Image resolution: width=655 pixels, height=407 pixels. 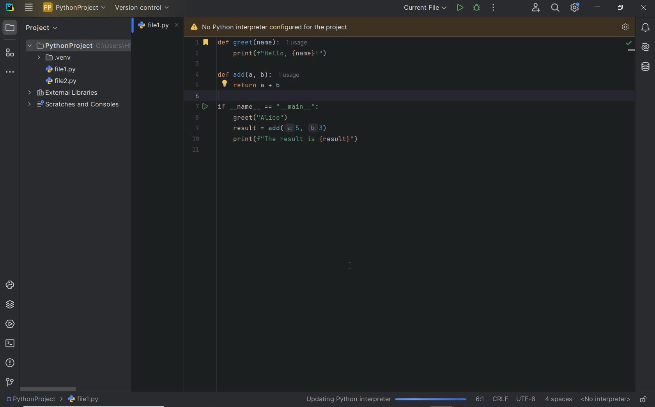 I want to click on version control, so click(x=142, y=7).